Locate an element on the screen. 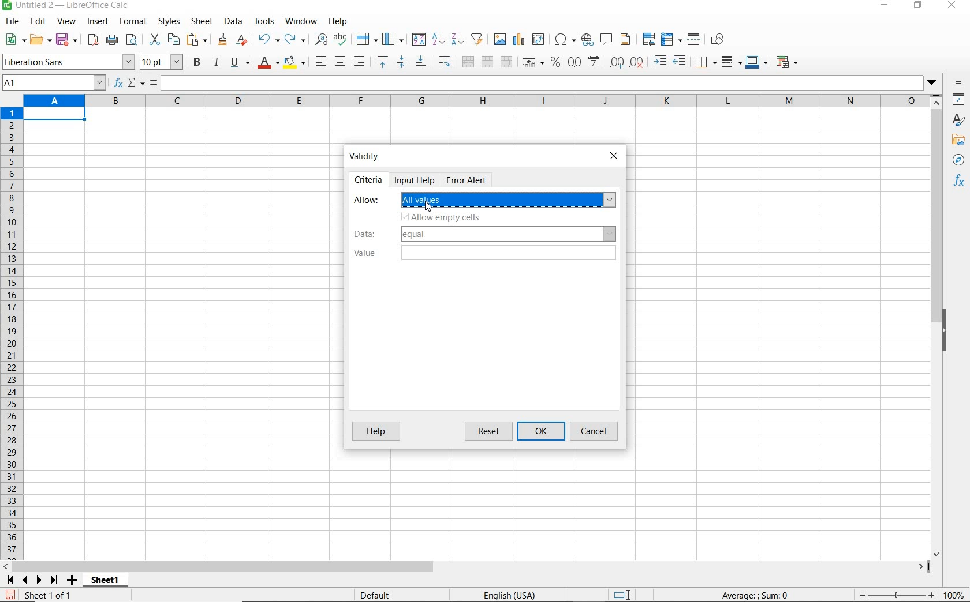 Image resolution: width=970 pixels, height=602 pixels. format as percent is located at coordinates (555, 62).